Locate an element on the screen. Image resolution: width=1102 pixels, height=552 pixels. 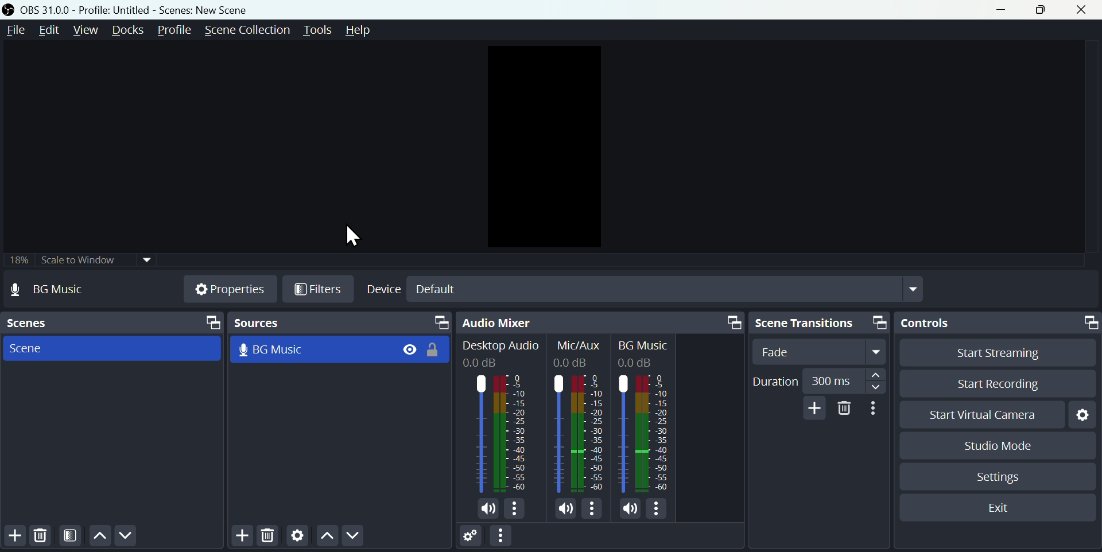
Sound is located at coordinates (630, 508).